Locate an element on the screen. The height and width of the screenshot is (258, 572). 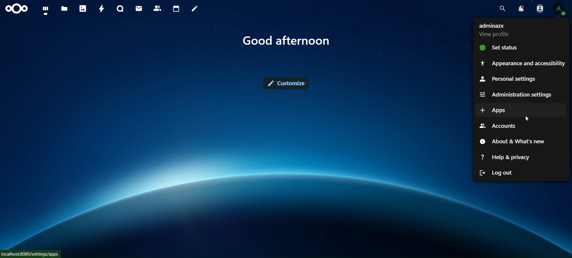
mail is located at coordinates (140, 9).